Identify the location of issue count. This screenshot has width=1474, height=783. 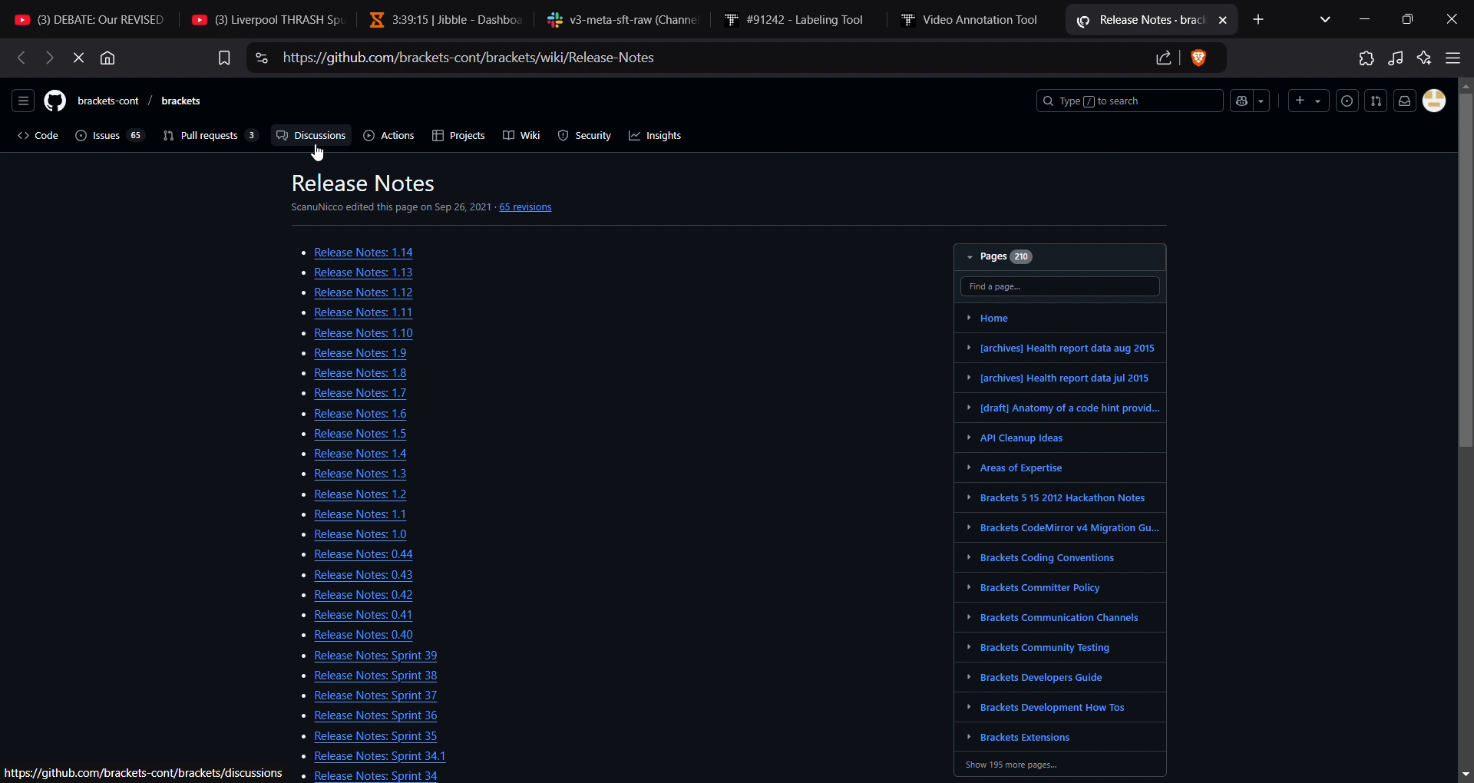
(107, 134).